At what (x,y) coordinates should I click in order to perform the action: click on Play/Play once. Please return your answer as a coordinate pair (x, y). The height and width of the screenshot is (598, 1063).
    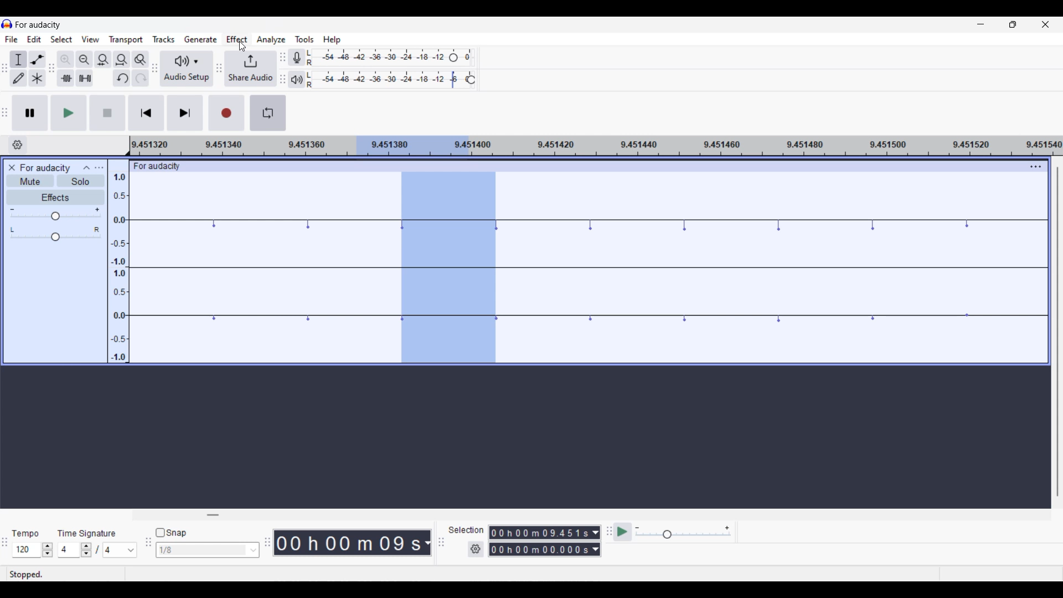
    Looking at the image, I should click on (69, 113).